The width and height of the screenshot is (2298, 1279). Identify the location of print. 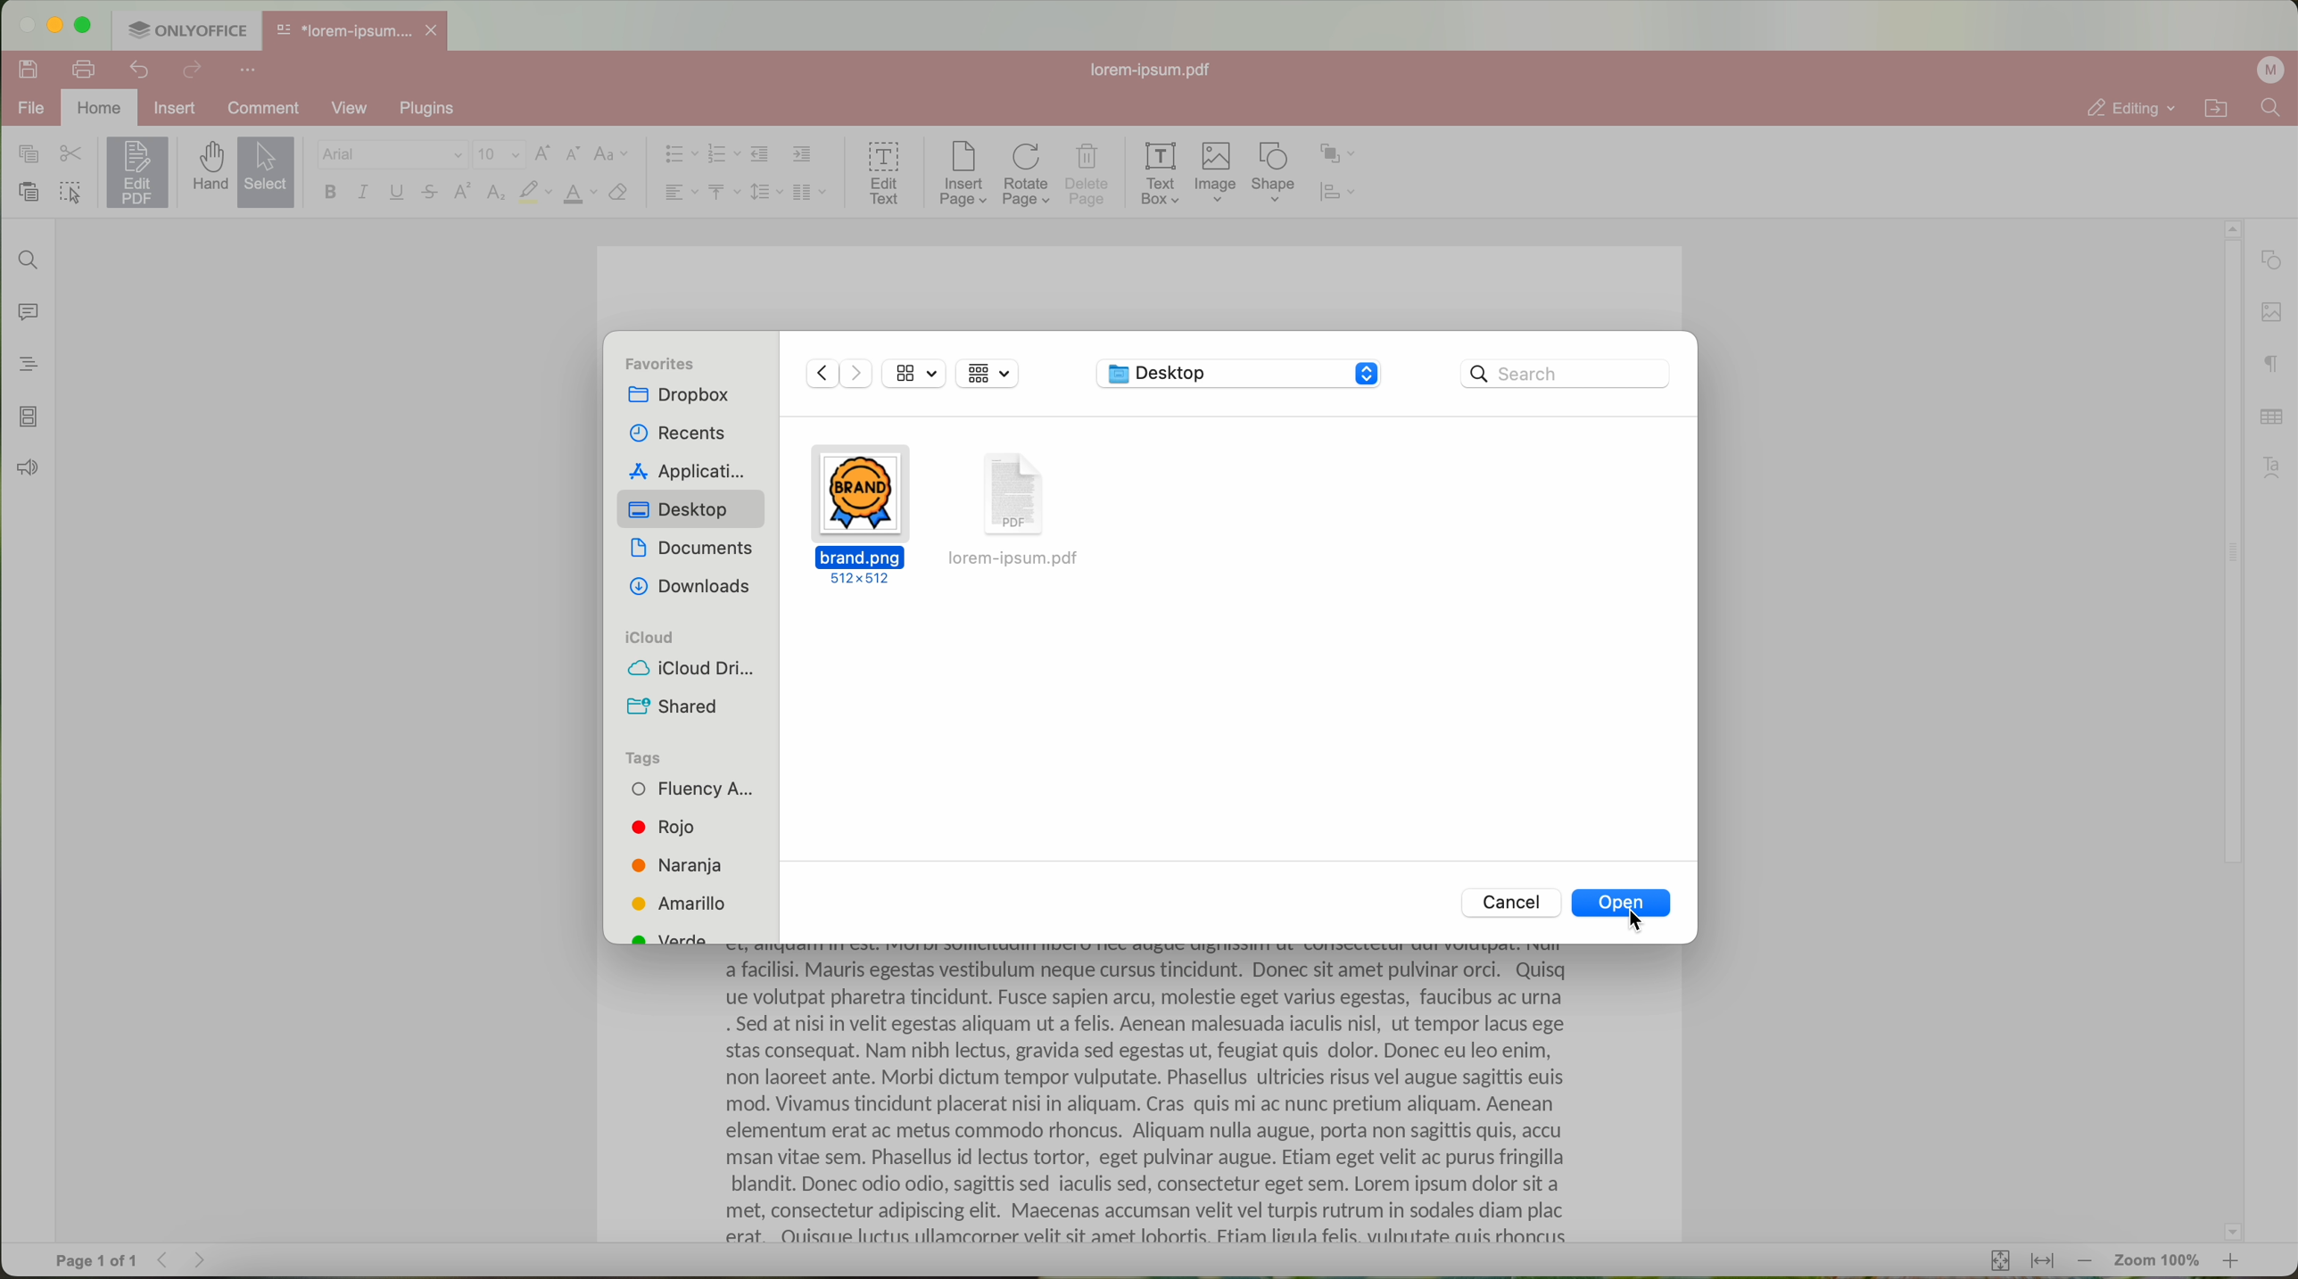
(85, 68).